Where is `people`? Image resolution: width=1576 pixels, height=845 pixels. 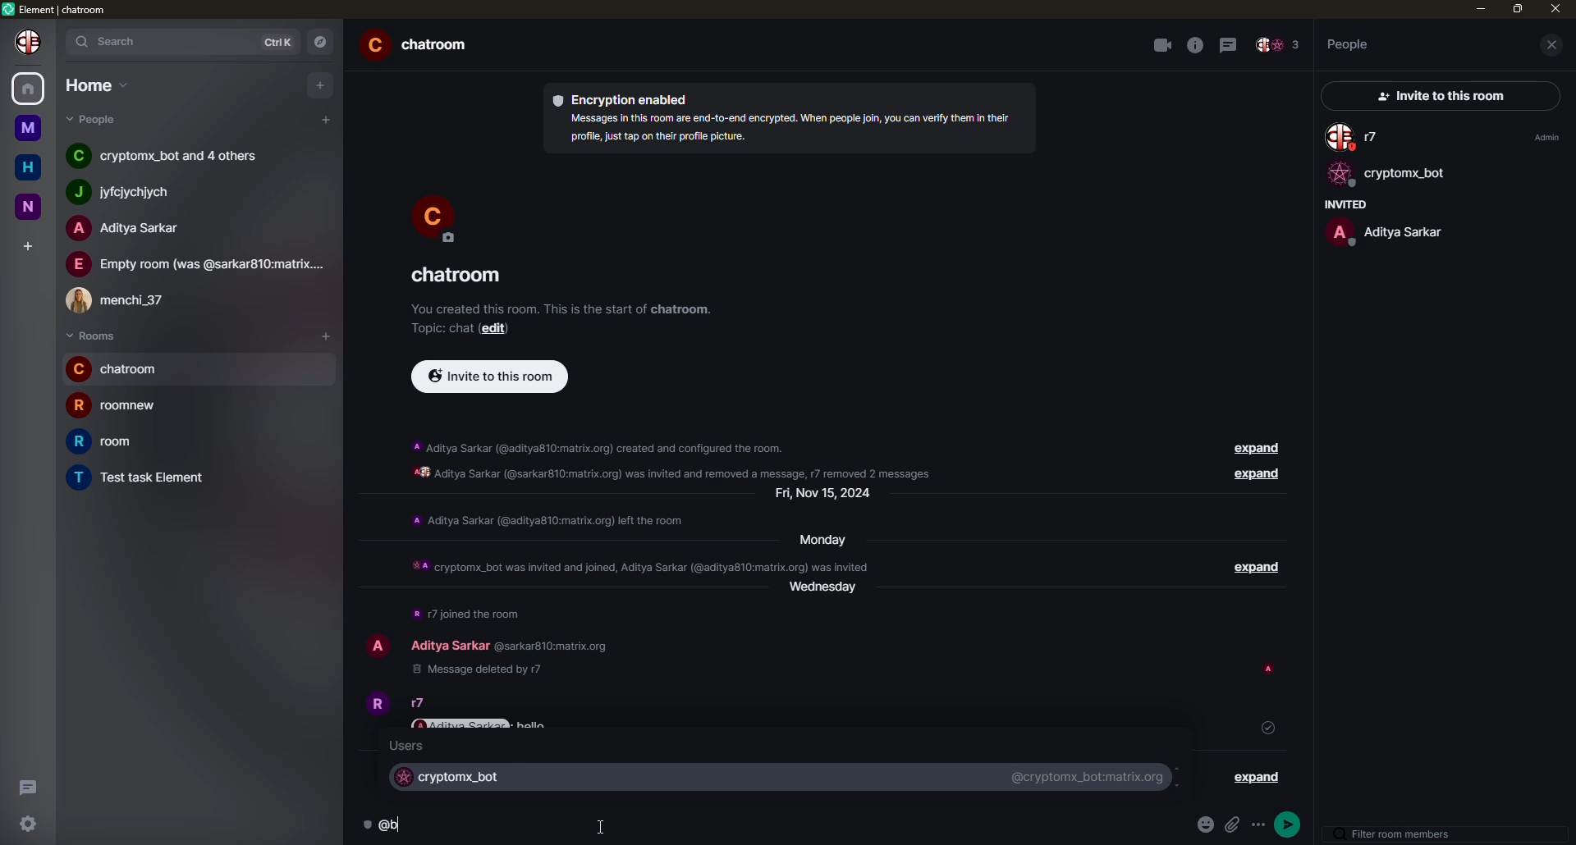 people is located at coordinates (126, 297).